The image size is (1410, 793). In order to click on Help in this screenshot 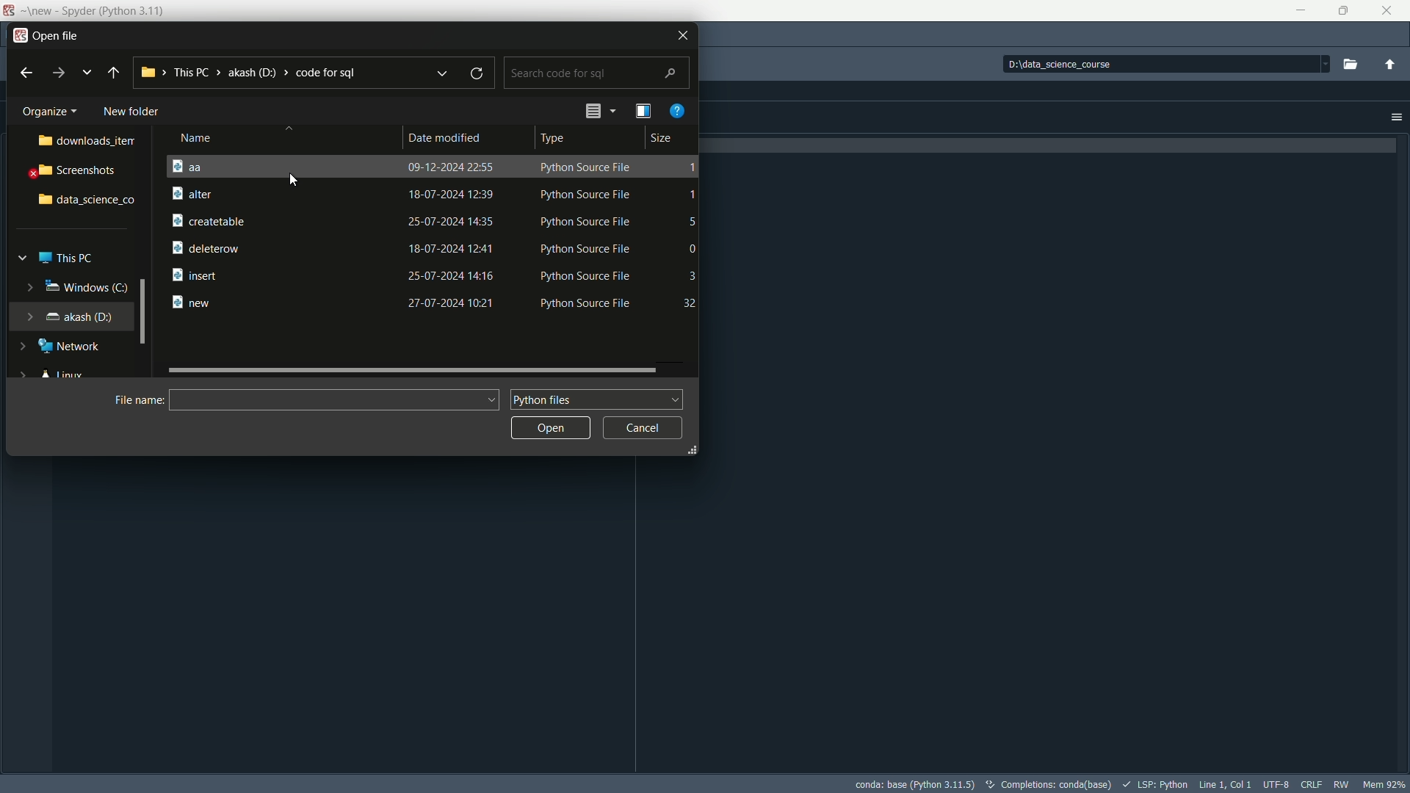, I will do `click(677, 111)`.